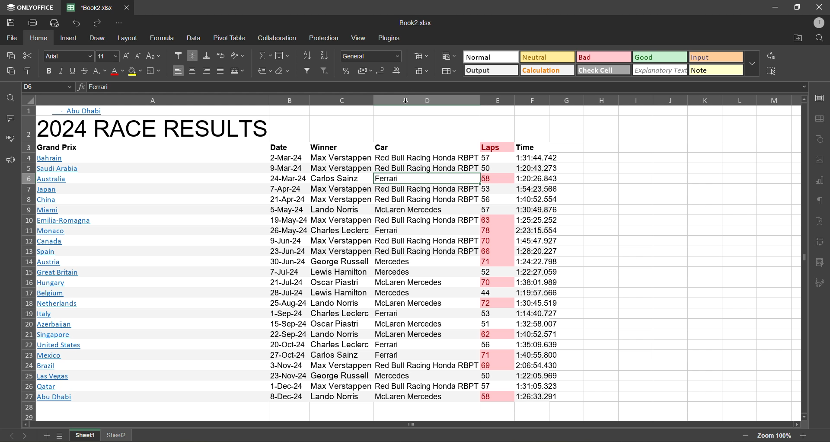 This screenshot has width=830, height=442. Describe the element at coordinates (795, 424) in the screenshot. I see `move right` at that location.